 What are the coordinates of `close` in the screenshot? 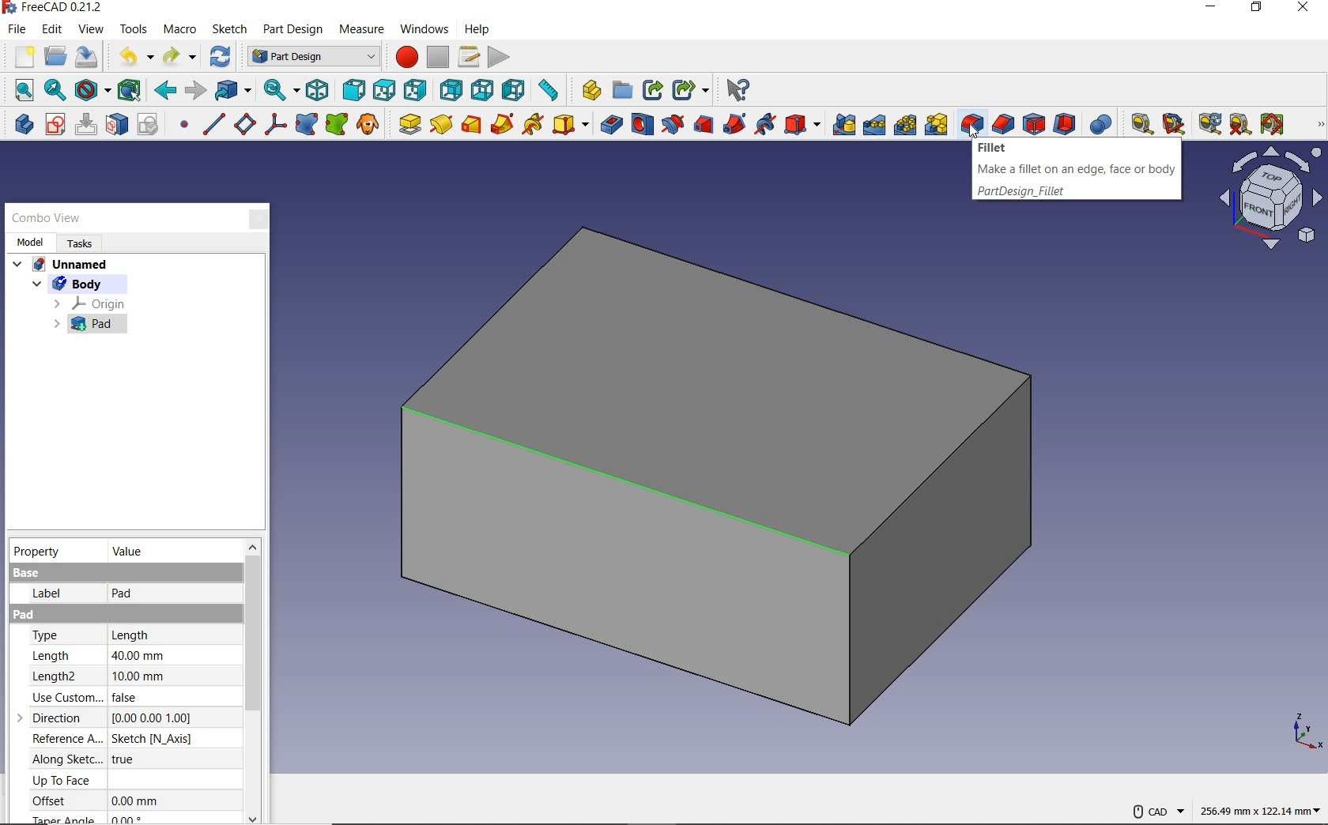 It's located at (258, 220).